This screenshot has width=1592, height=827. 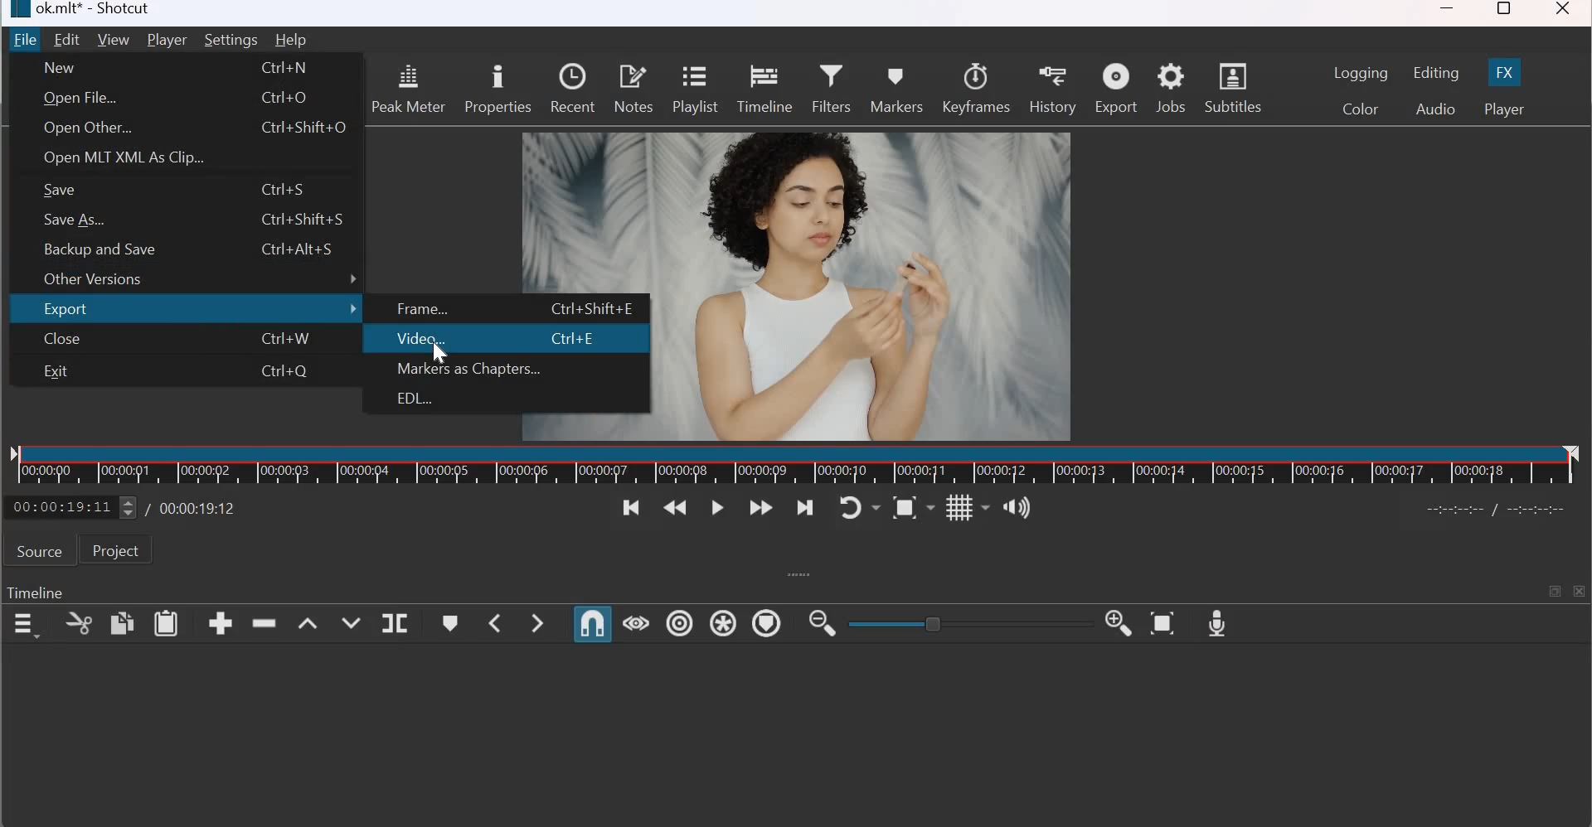 What do you see at coordinates (962, 621) in the screenshot?
I see `toggle` at bounding box center [962, 621].